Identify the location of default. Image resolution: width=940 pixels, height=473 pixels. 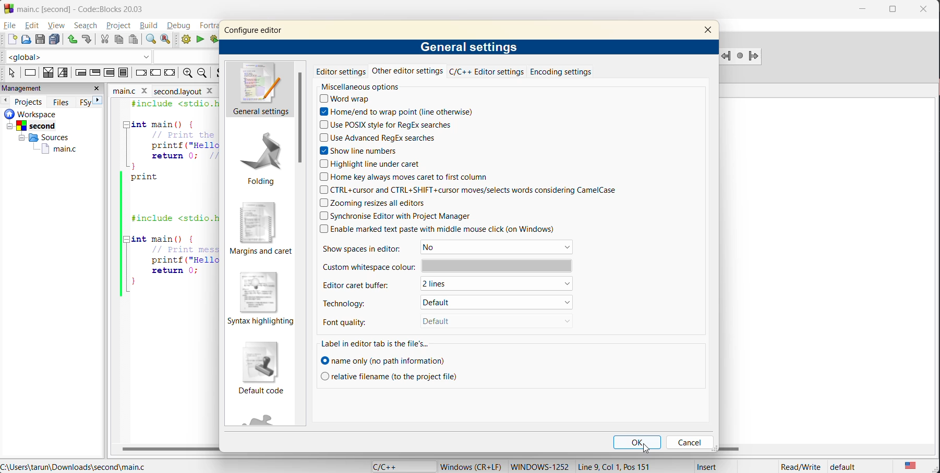
(855, 467).